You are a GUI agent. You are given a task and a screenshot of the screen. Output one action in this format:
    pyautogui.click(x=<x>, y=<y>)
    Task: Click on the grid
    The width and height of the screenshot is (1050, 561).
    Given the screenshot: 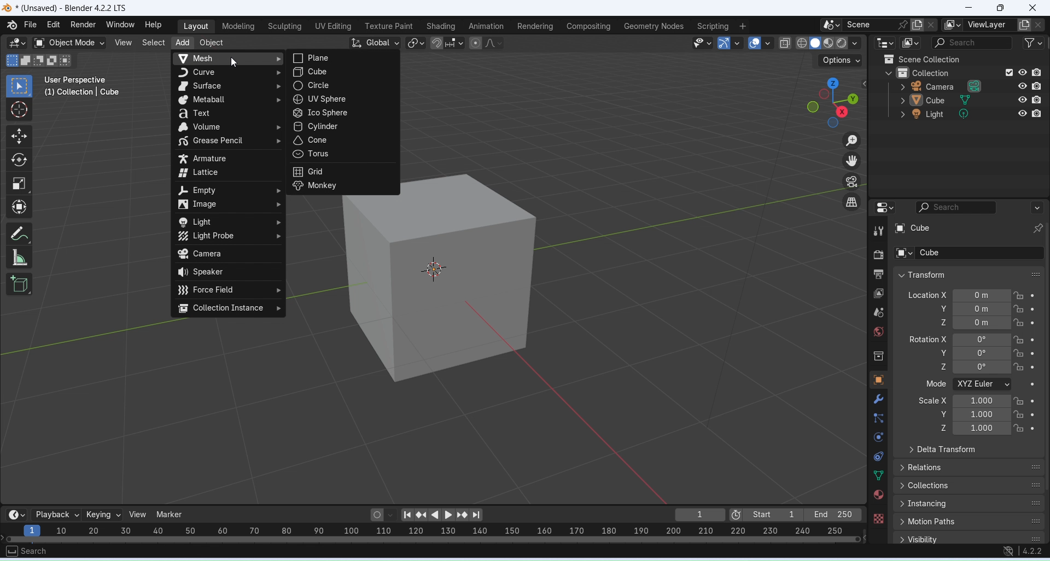 What is the action you would take?
    pyautogui.click(x=341, y=172)
    